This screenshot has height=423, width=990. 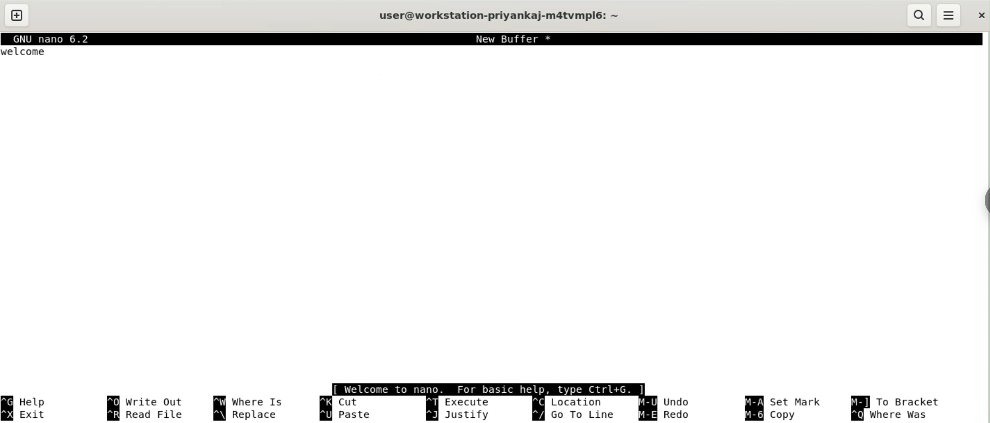 What do you see at coordinates (18, 15) in the screenshot?
I see `new tab` at bounding box center [18, 15].